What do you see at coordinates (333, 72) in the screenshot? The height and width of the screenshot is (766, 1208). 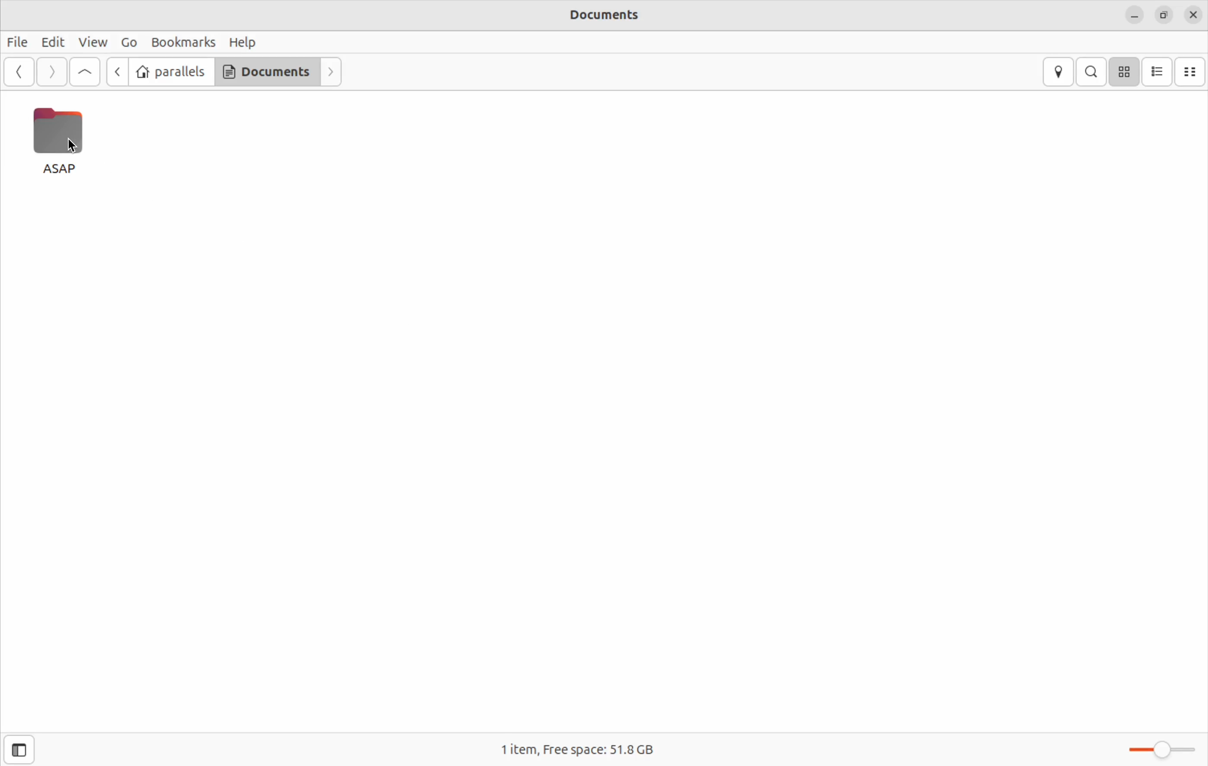 I see `forward` at bounding box center [333, 72].